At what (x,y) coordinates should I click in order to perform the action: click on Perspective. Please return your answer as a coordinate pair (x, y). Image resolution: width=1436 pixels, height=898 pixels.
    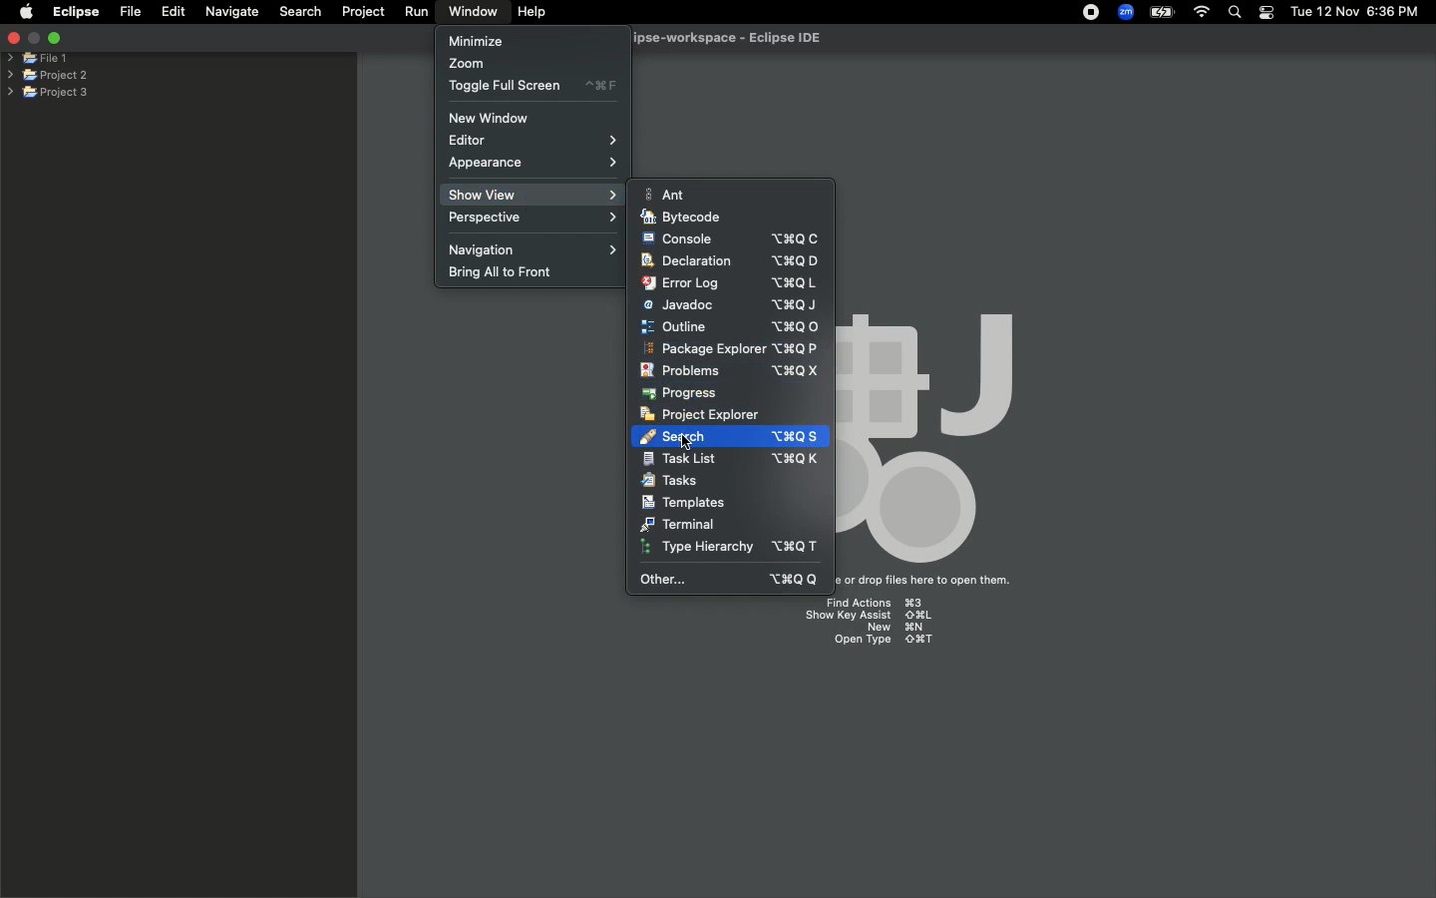
    Looking at the image, I should click on (538, 219).